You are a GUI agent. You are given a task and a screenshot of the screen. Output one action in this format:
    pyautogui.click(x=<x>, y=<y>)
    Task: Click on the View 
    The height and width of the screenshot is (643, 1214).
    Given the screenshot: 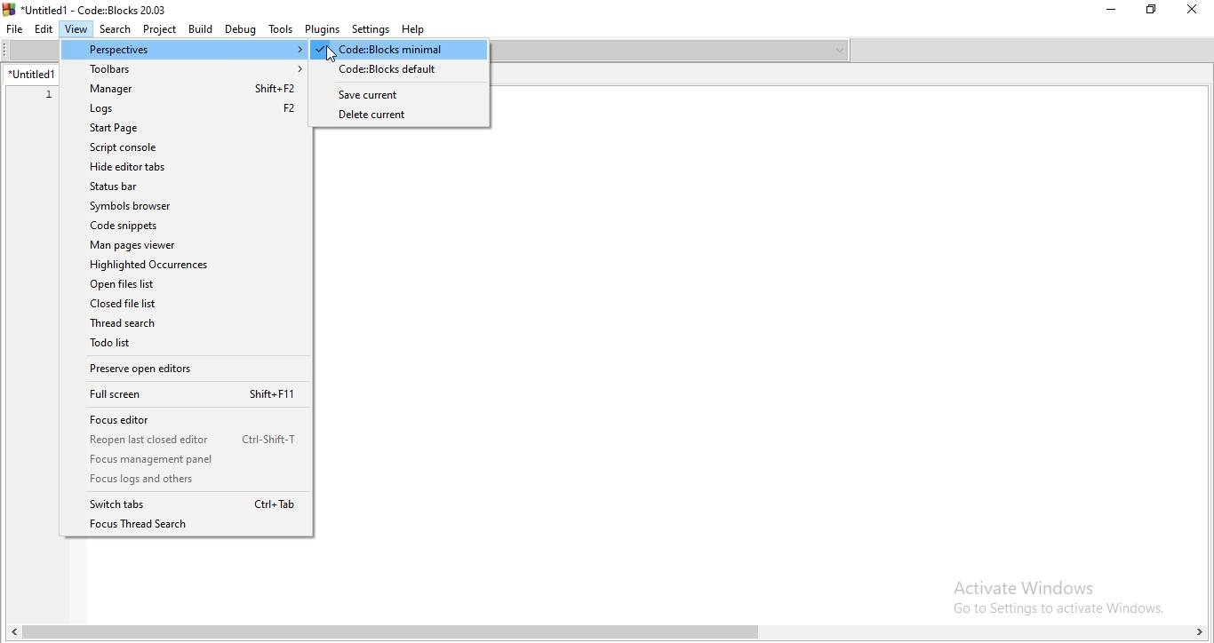 What is the action you would take?
    pyautogui.click(x=76, y=29)
    